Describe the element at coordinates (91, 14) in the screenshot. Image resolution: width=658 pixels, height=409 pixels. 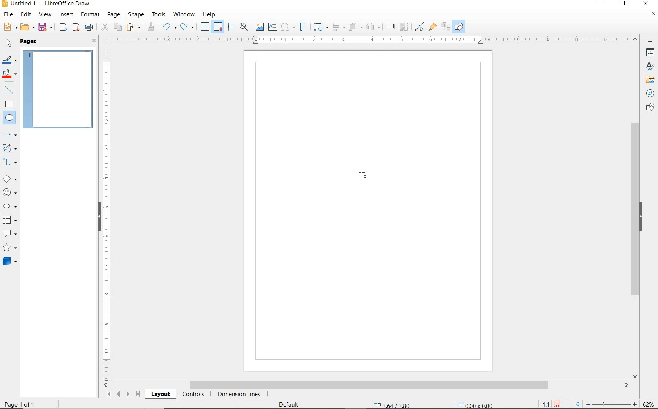
I see `FORMAT` at that location.